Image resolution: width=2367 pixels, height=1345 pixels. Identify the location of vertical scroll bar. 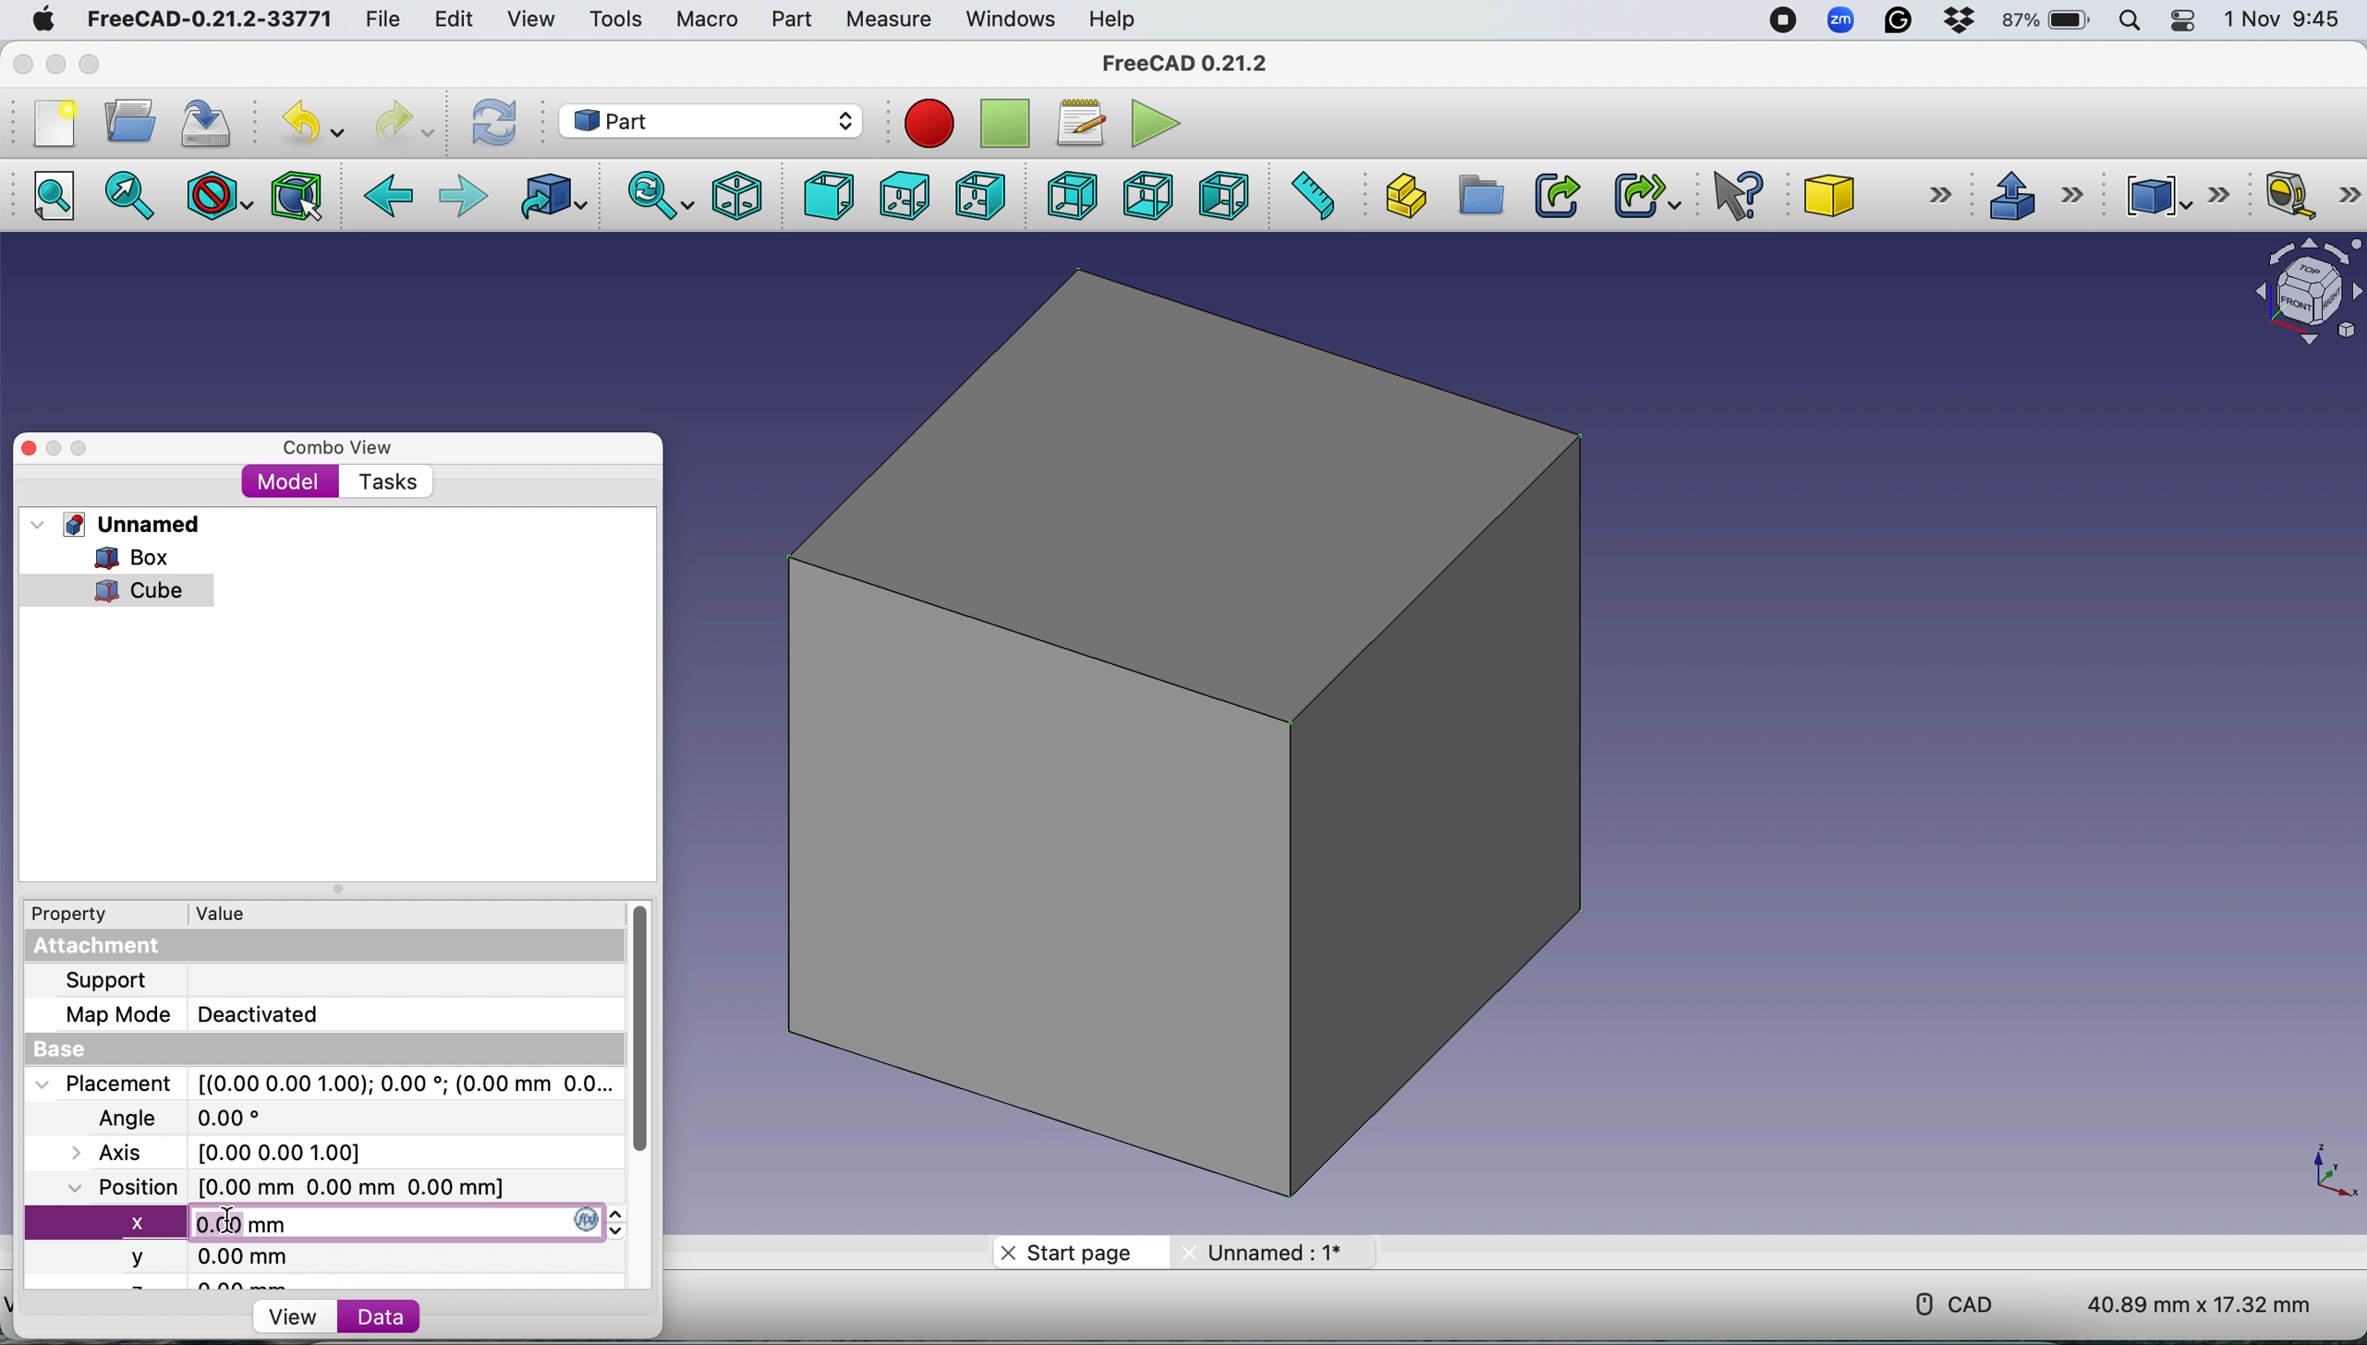
(651, 1028).